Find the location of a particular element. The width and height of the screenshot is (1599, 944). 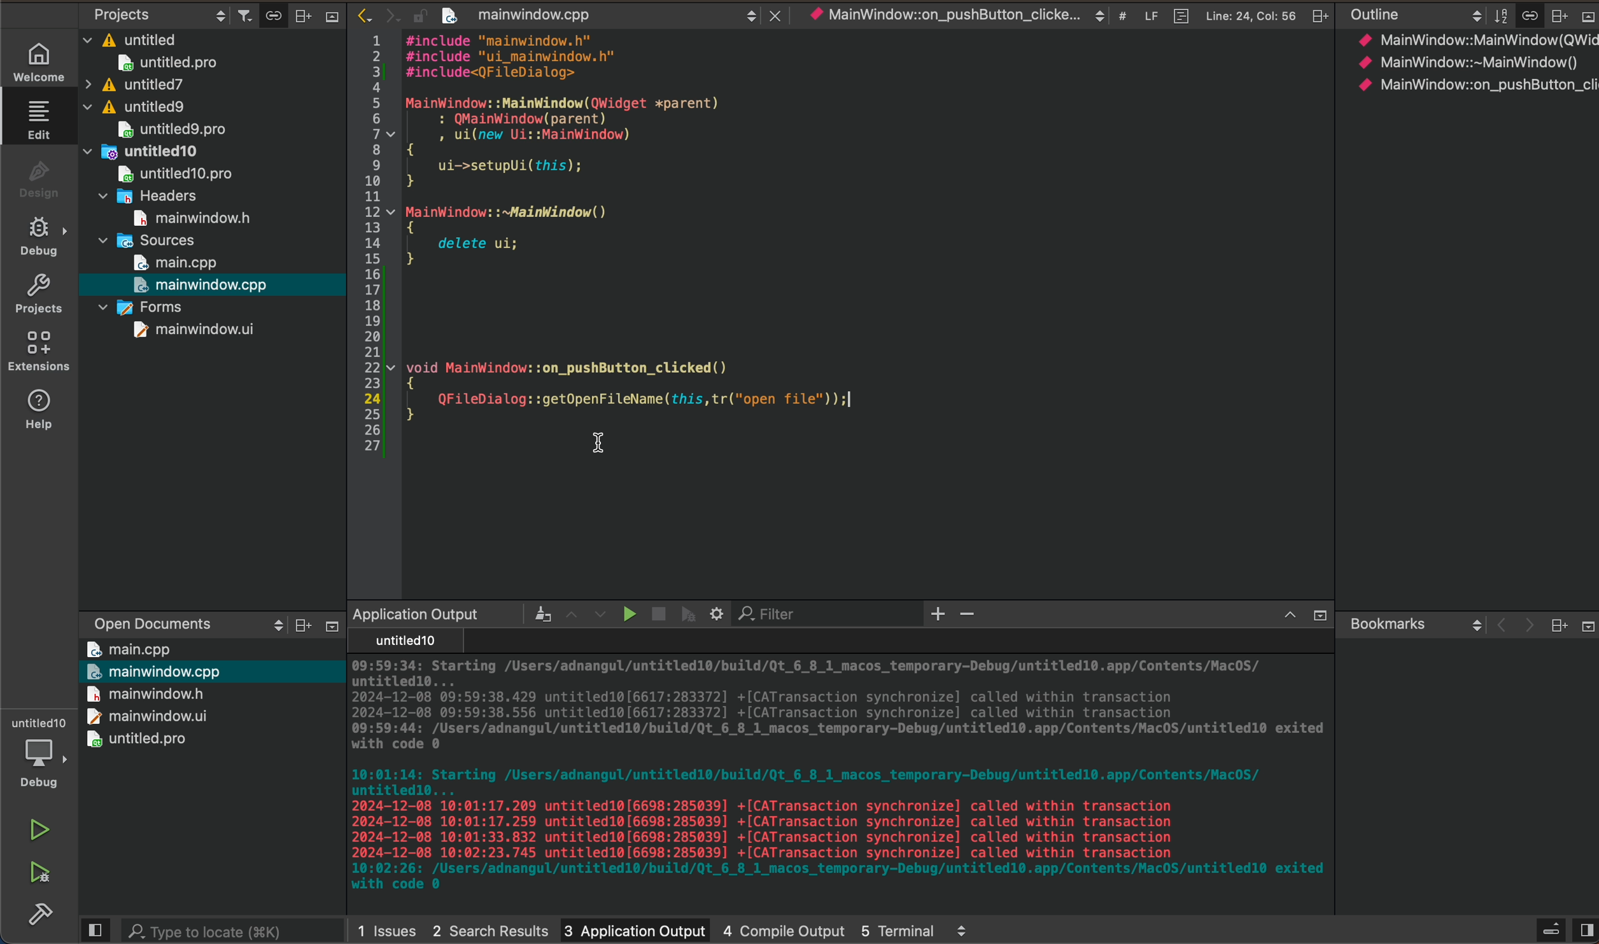

 is located at coordinates (1584, 625).